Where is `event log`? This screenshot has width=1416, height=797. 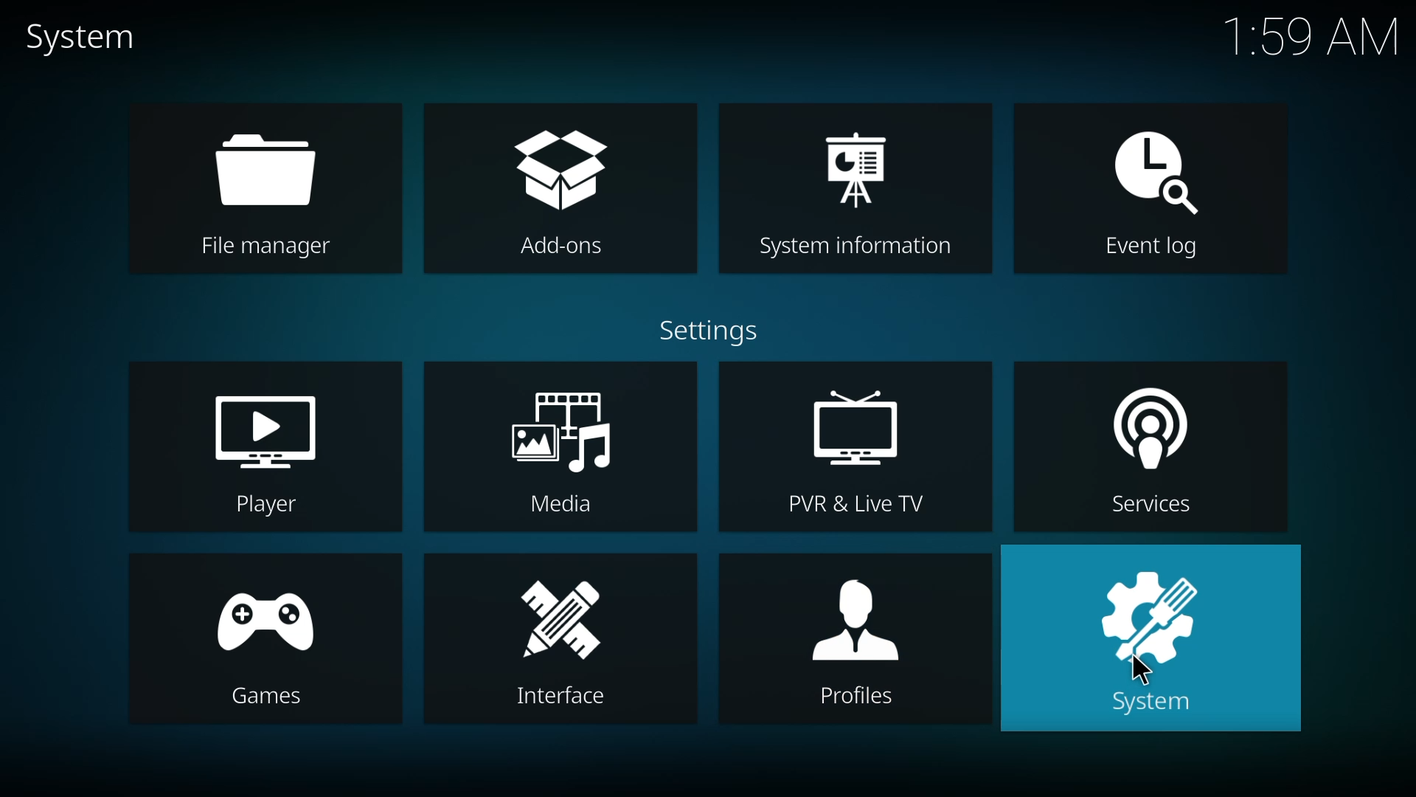
event log is located at coordinates (1147, 187).